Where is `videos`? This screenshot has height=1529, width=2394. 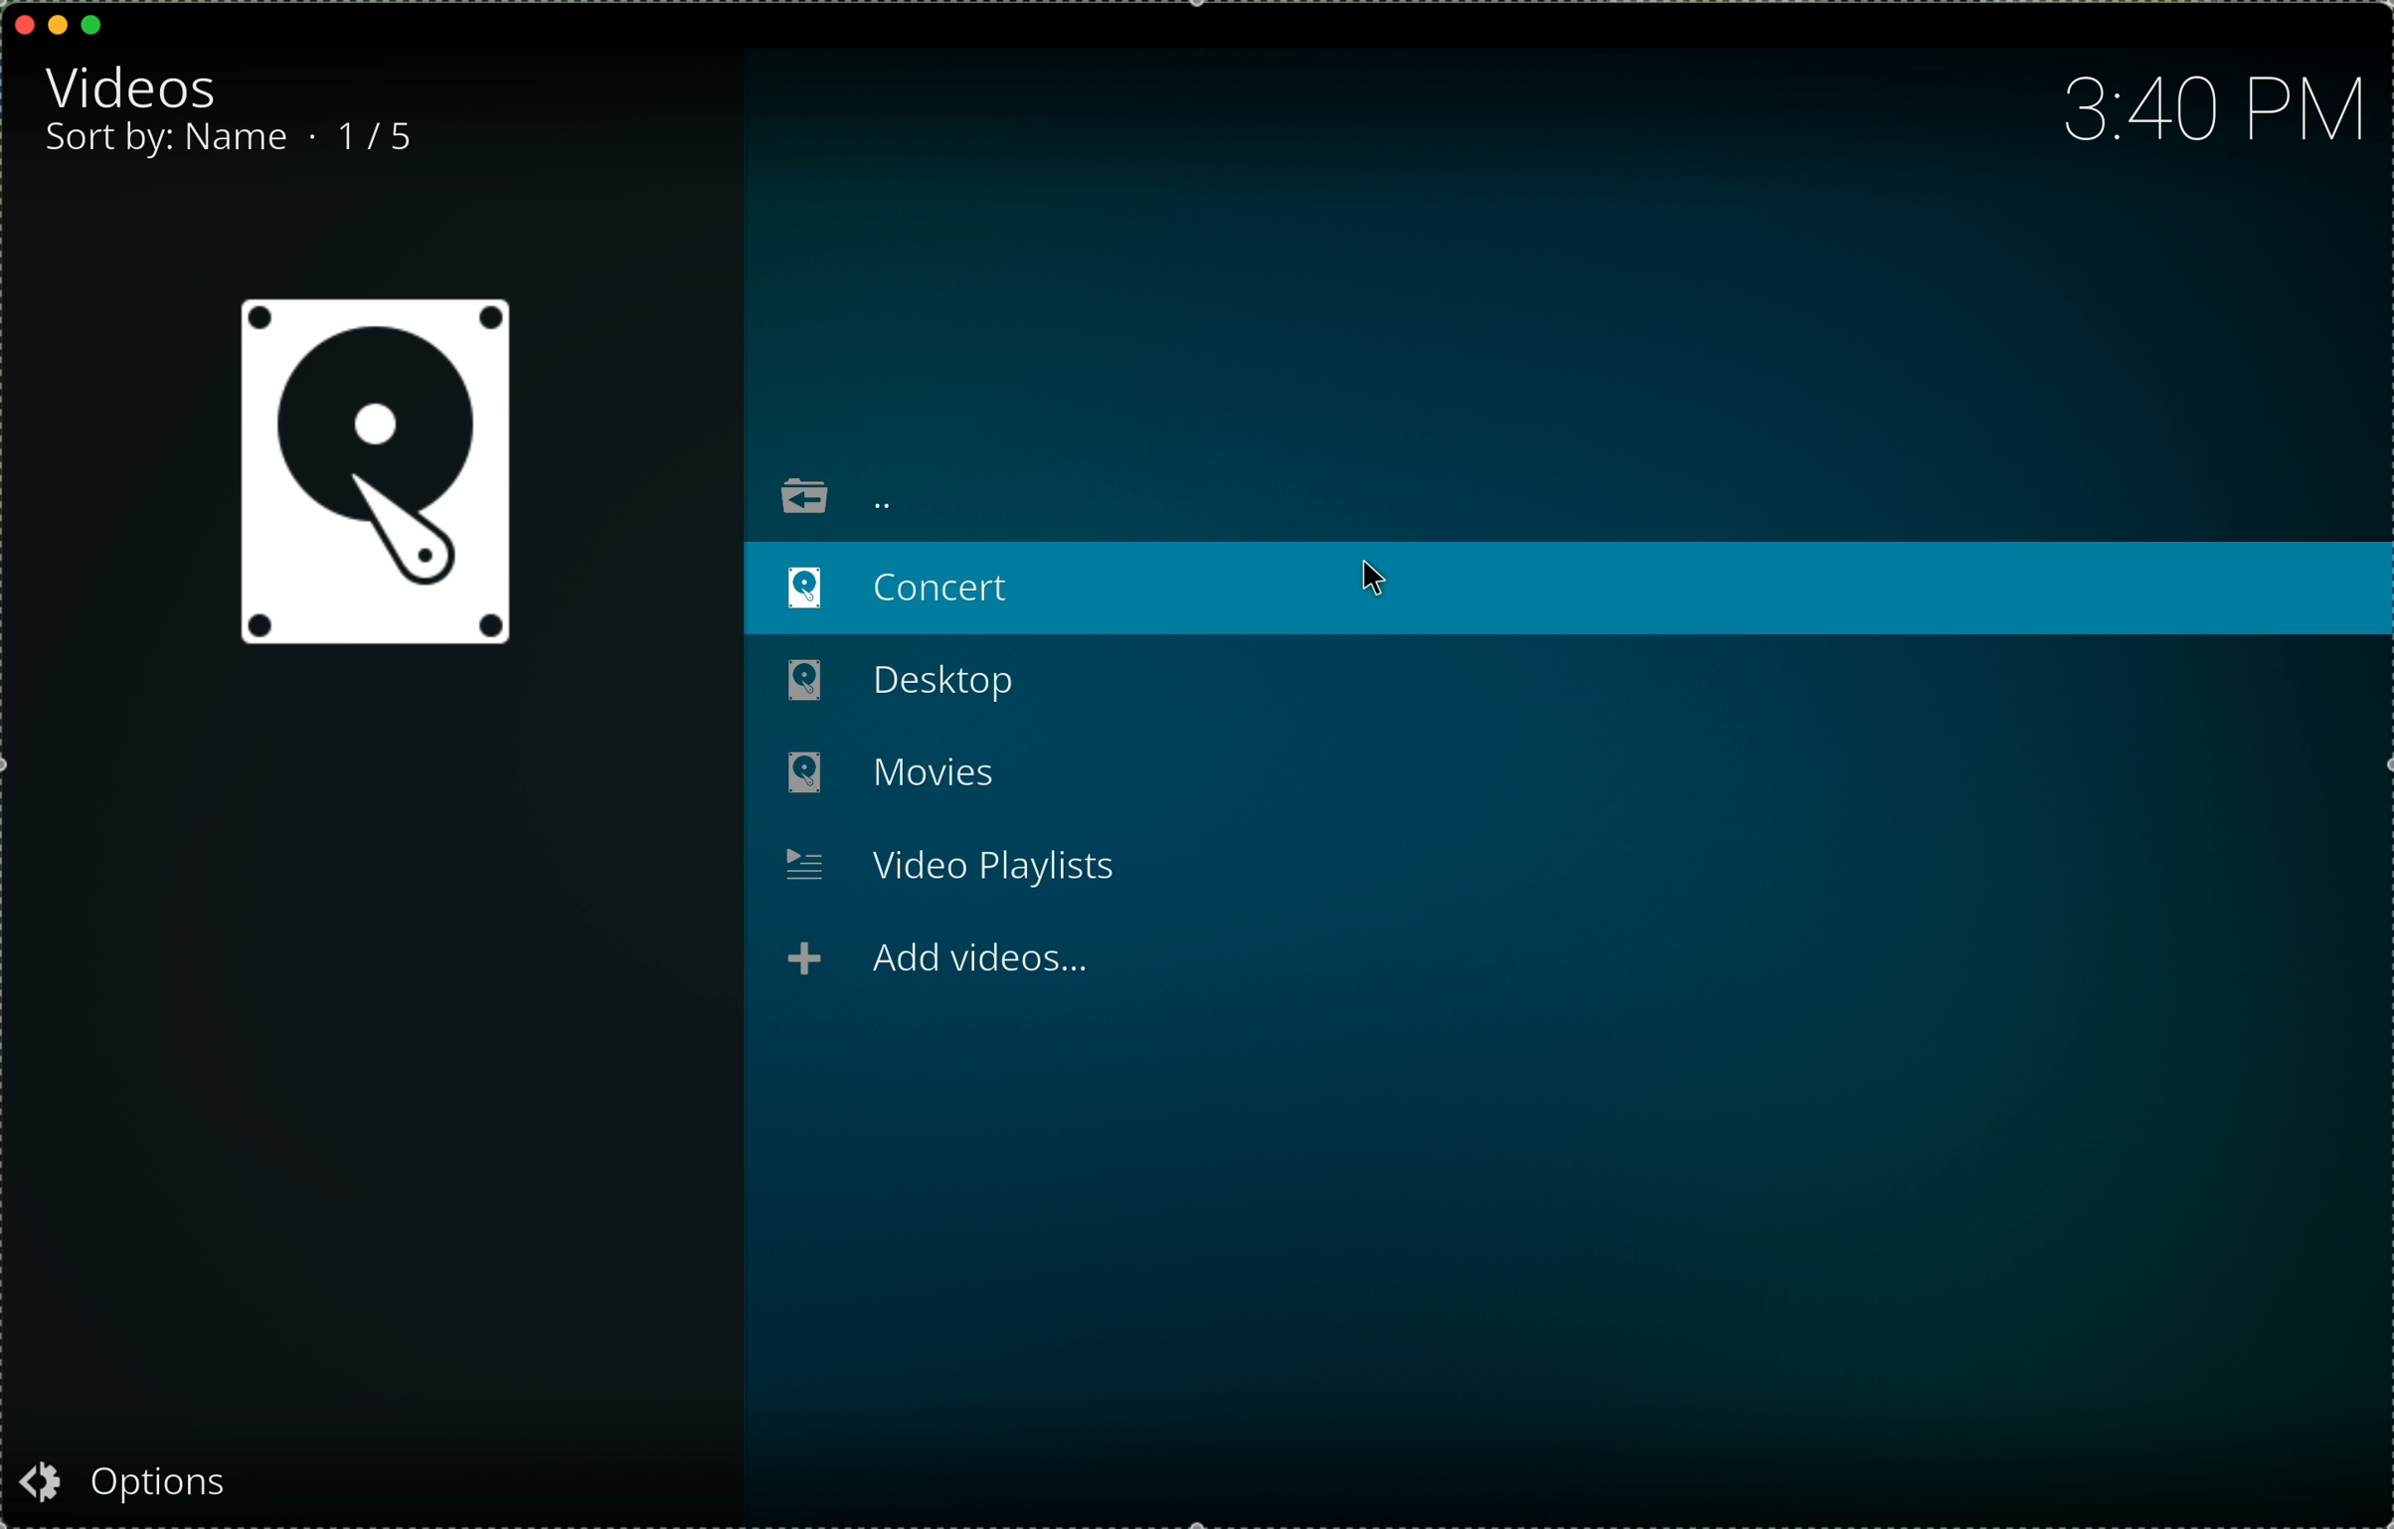
videos is located at coordinates (136, 85).